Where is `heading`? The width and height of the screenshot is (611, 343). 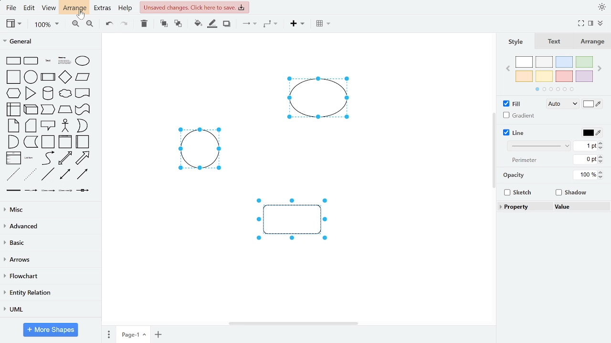
heading is located at coordinates (64, 61).